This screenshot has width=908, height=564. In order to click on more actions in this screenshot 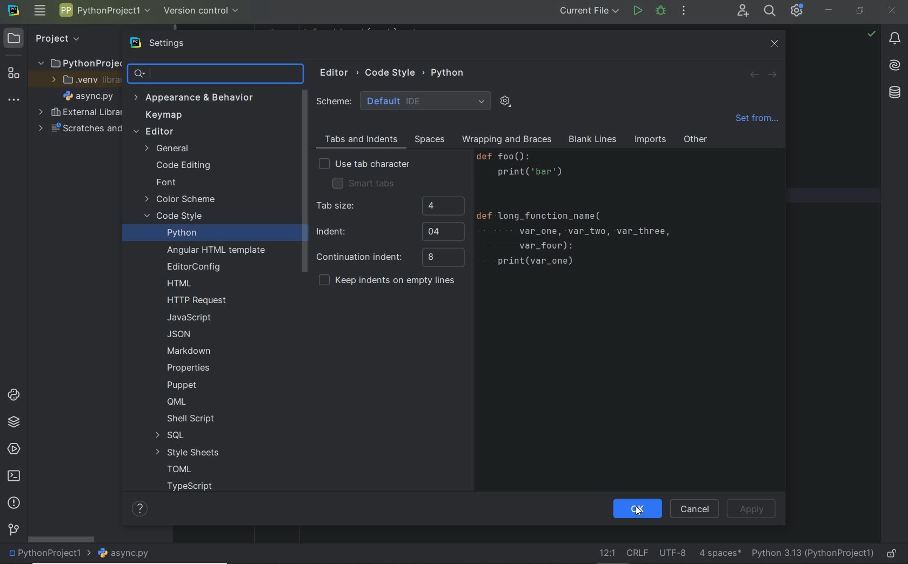, I will do `click(684, 11)`.